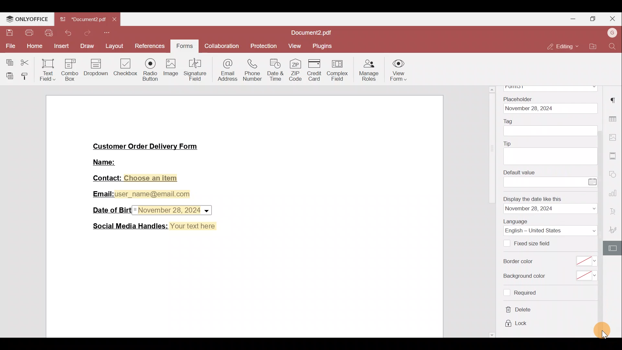  I want to click on Display the date like this, so click(533, 198).